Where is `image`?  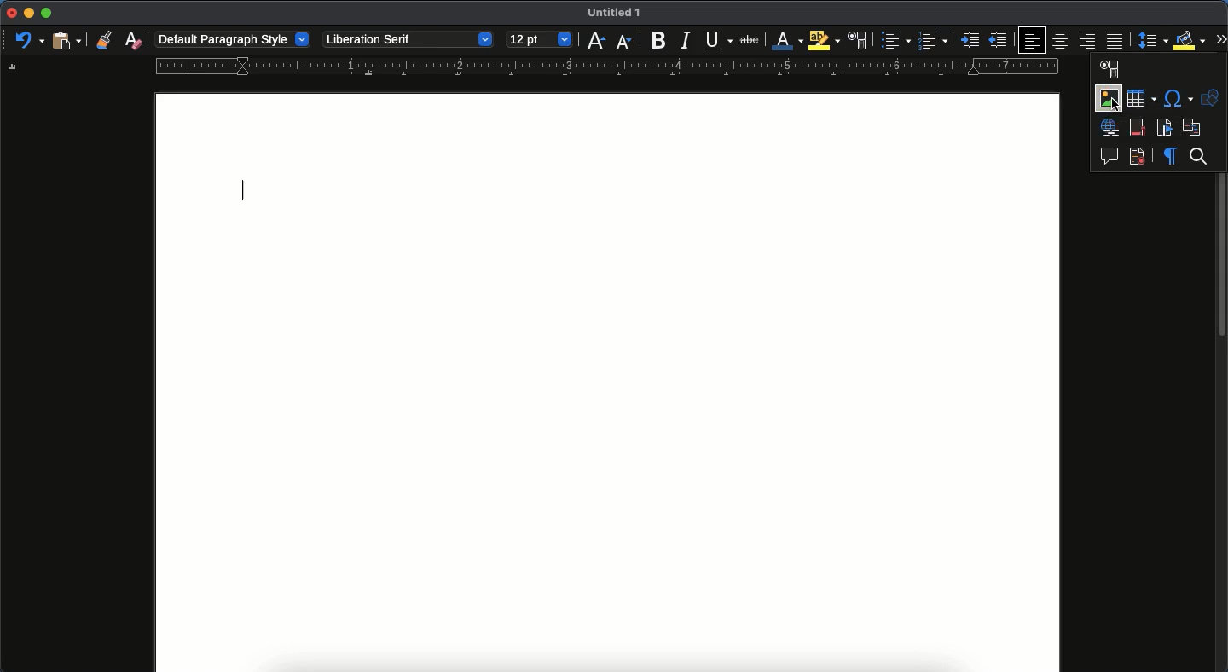 image is located at coordinates (1109, 92).